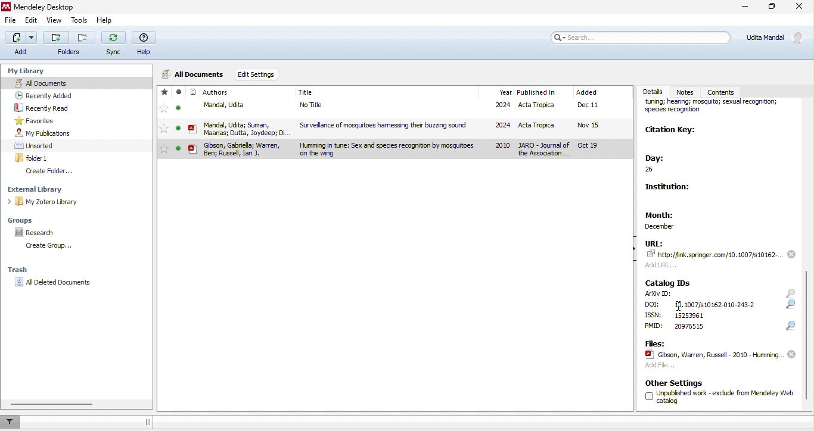  Describe the element at coordinates (46, 246) in the screenshot. I see `create group` at that location.